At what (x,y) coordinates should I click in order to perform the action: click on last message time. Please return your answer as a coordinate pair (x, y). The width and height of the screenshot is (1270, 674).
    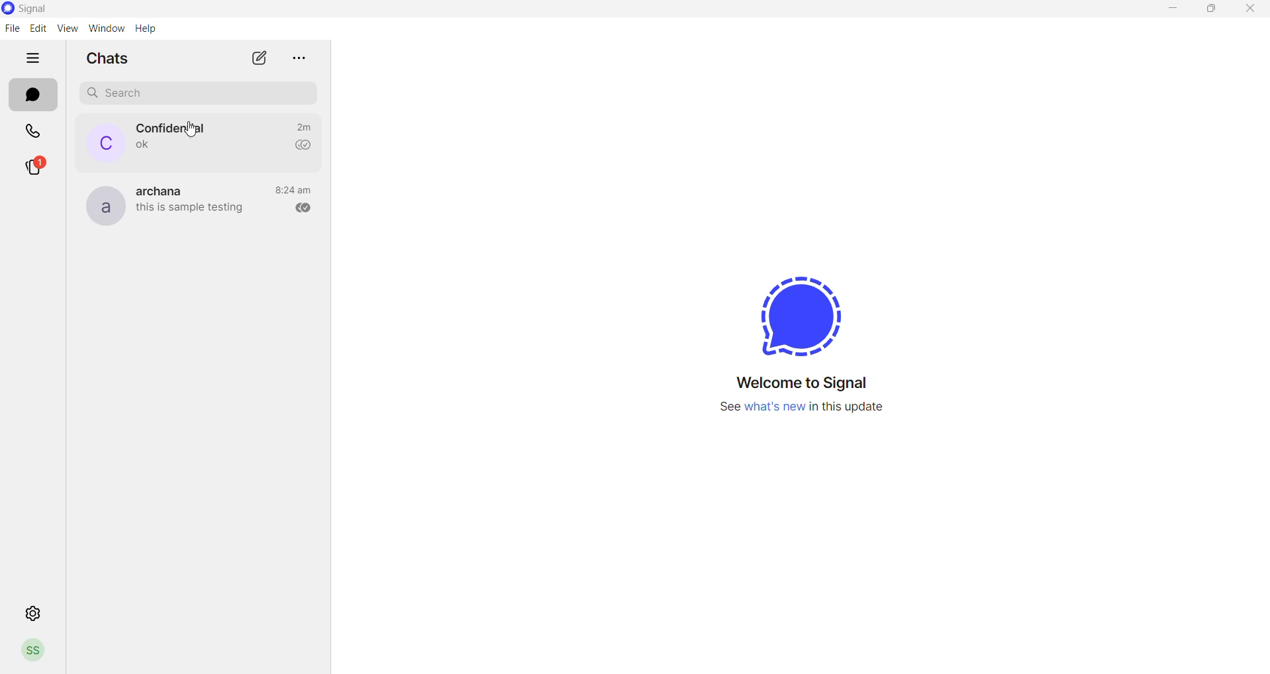
    Looking at the image, I should click on (302, 126).